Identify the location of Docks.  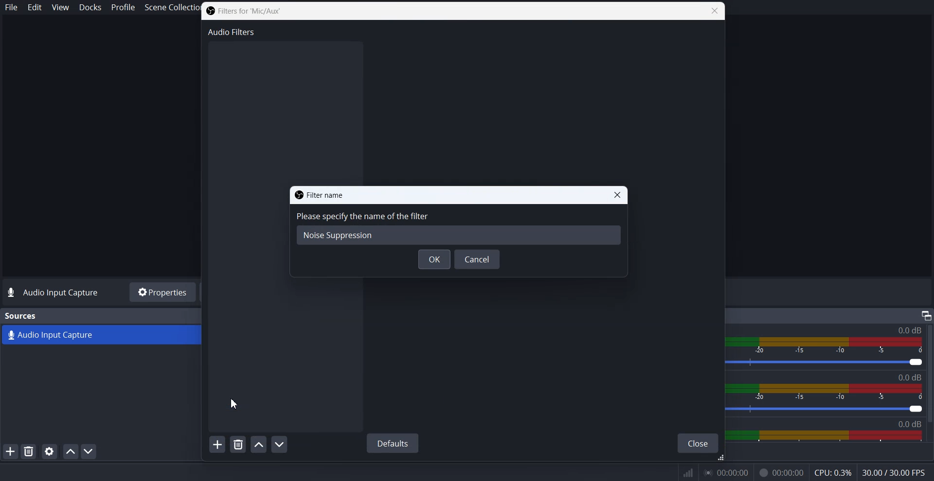
(90, 8).